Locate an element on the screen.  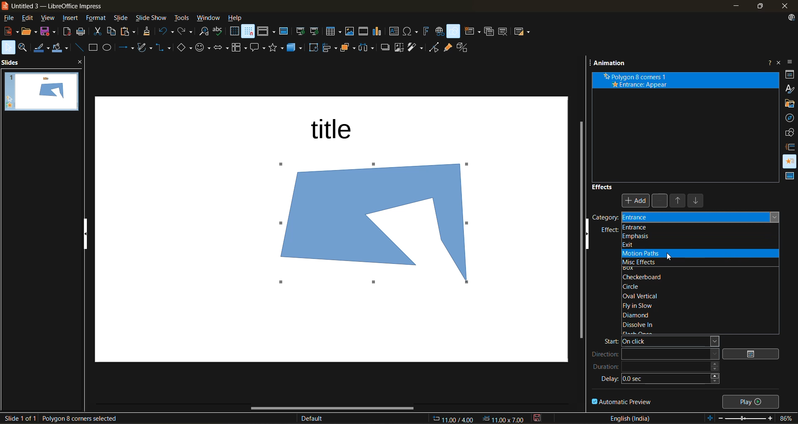
help is located at coordinates (236, 18).